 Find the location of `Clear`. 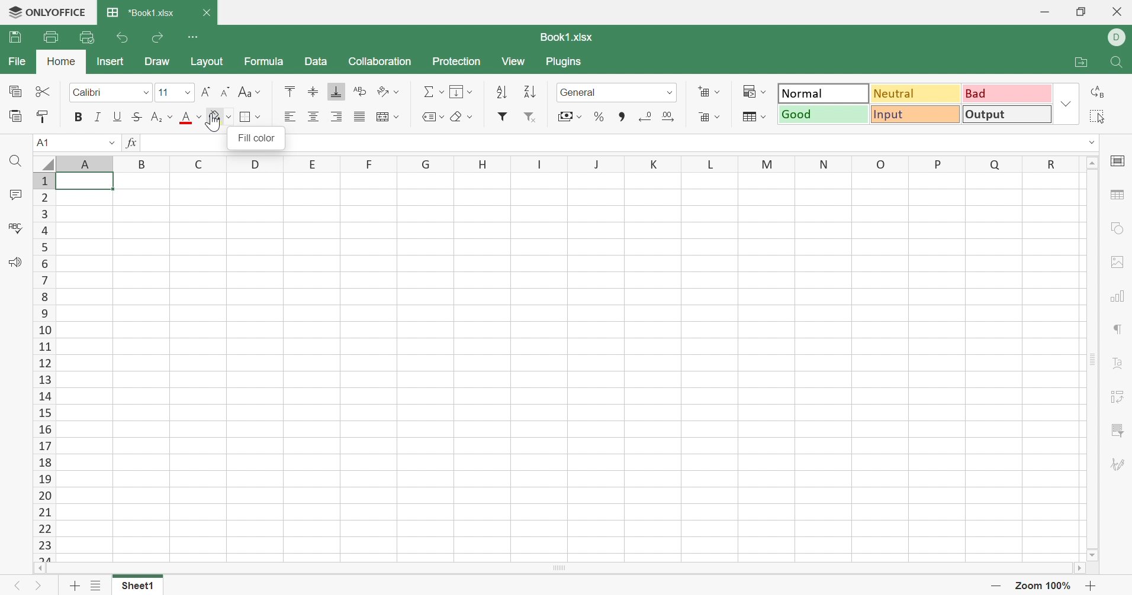

Clear is located at coordinates (462, 116).